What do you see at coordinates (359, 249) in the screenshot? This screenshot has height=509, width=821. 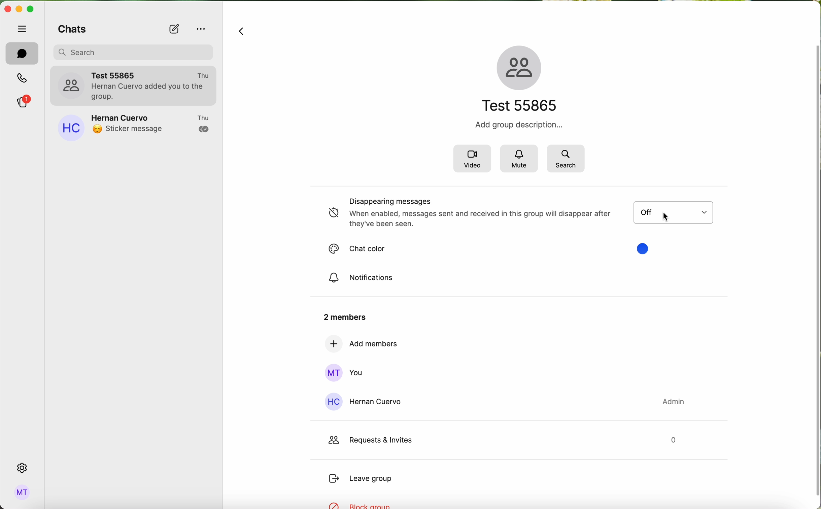 I see `chat color` at bounding box center [359, 249].